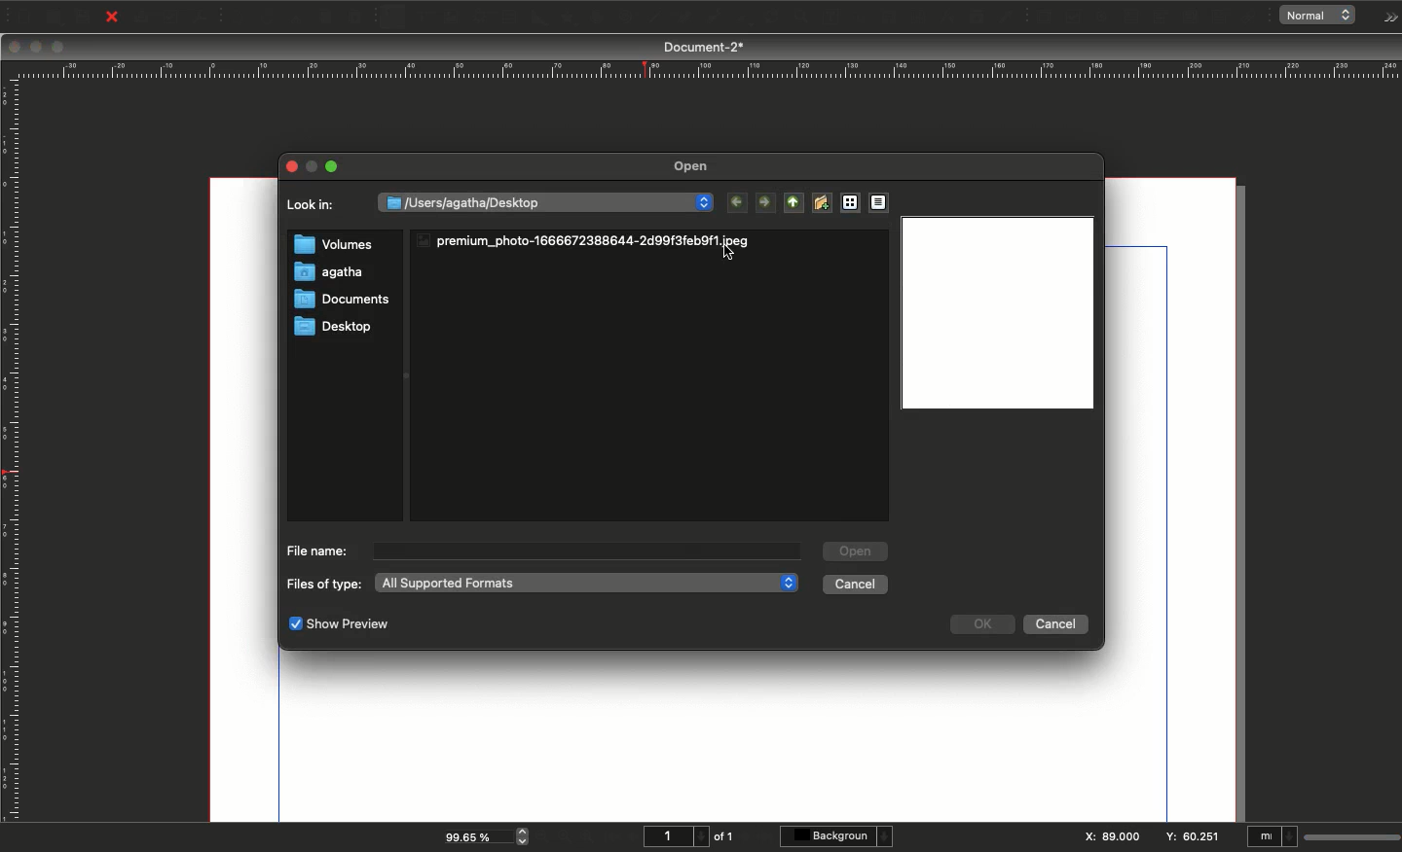 This screenshot has width=1402, height=852. What do you see at coordinates (1191, 834) in the screenshot?
I see `y: 60.251` at bounding box center [1191, 834].